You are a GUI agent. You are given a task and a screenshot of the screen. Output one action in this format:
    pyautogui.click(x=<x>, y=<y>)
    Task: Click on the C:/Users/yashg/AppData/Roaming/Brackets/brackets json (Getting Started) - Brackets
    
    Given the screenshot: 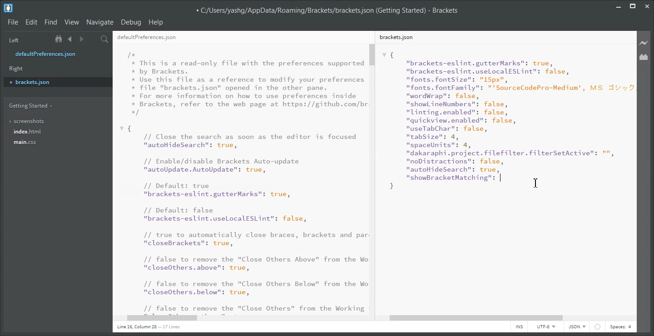 What is the action you would take?
    pyautogui.click(x=327, y=10)
    